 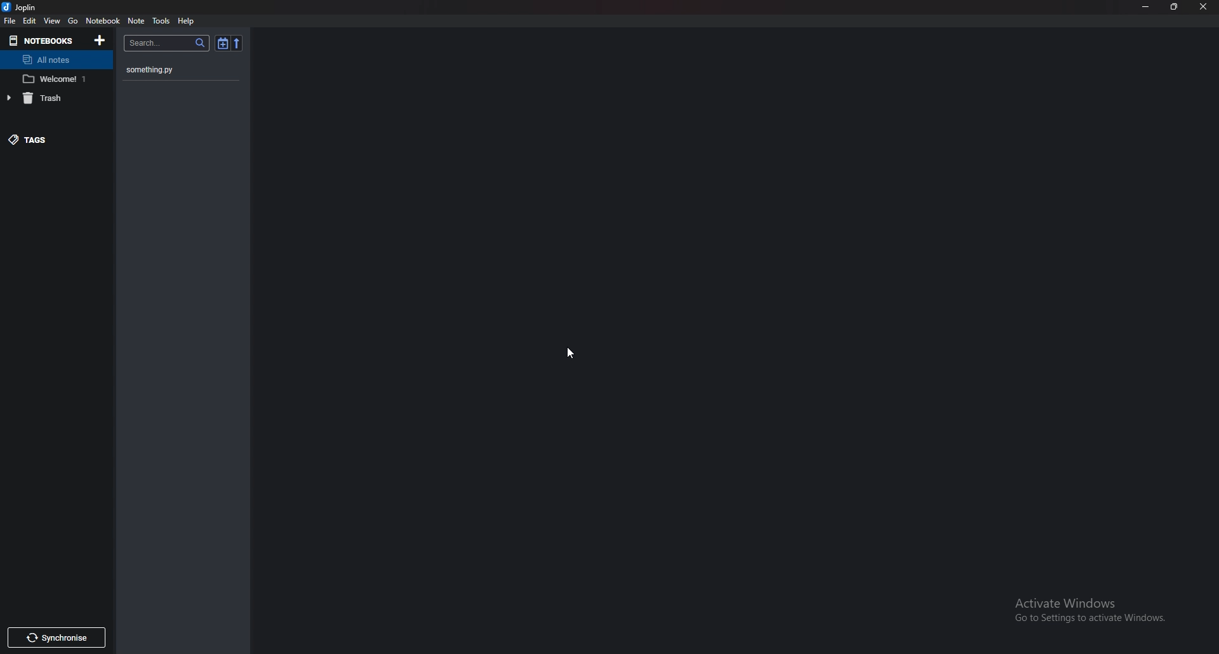 What do you see at coordinates (1175, 8) in the screenshot?
I see `Resize` at bounding box center [1175, 8].